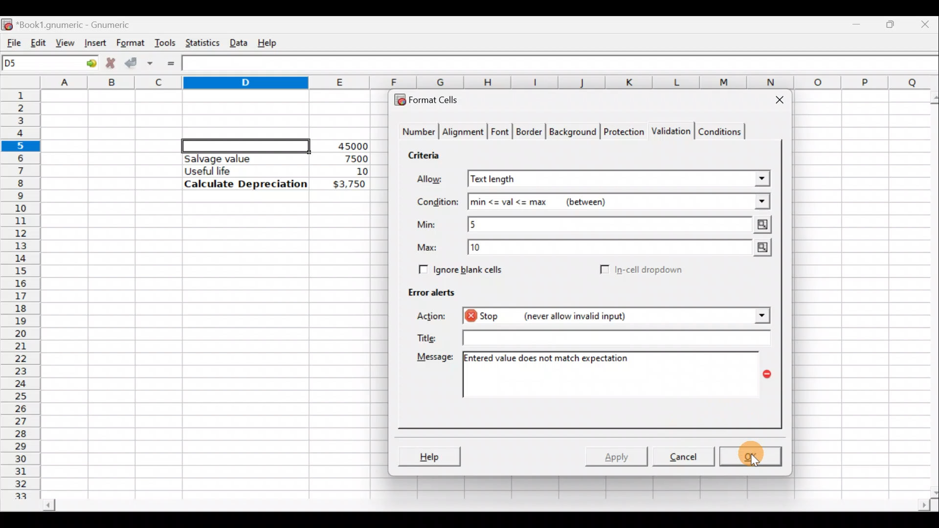 Image resolution: width=939 pixels, height=528 pixels. What do you see at coordinates (340, 158) in the screenshot?
I see `7500` at bounding box center [340, 158].